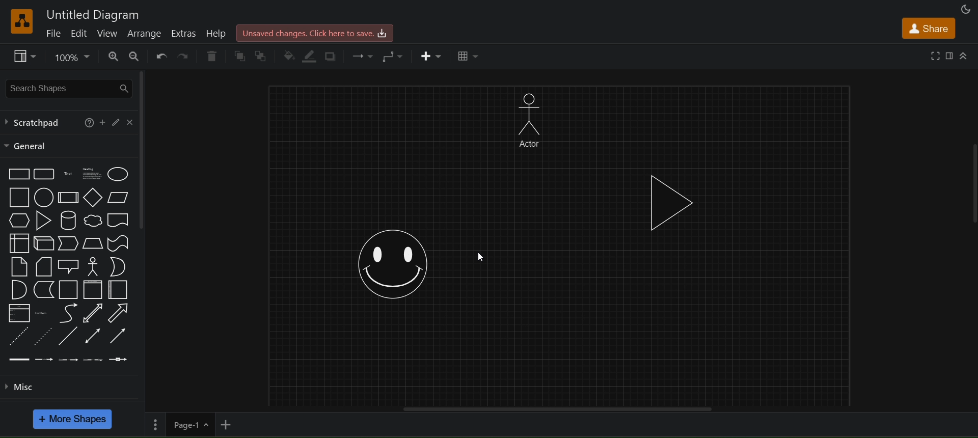 The width and height of the screenshot is (978, 438). What do you see at coordinates (102, 122) in the screenshot?
I see `add` at bounding box center [102, 122].